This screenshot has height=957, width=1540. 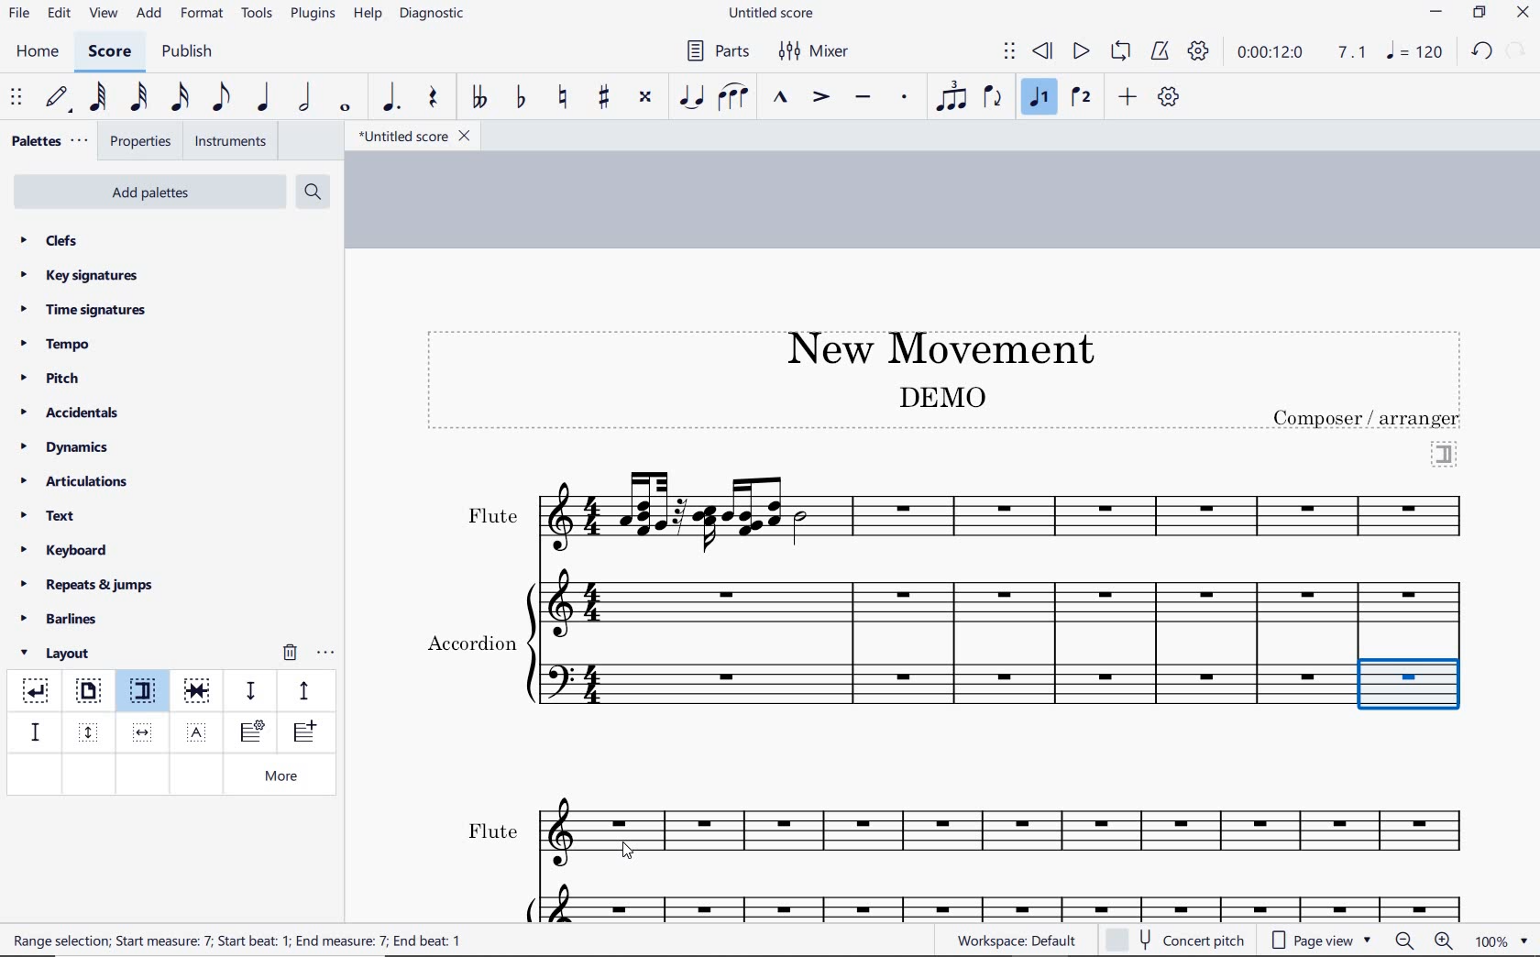 What do you see at coordinates (110, 54) in the screenshot?
I see `score` at bounding box center [110, 54].